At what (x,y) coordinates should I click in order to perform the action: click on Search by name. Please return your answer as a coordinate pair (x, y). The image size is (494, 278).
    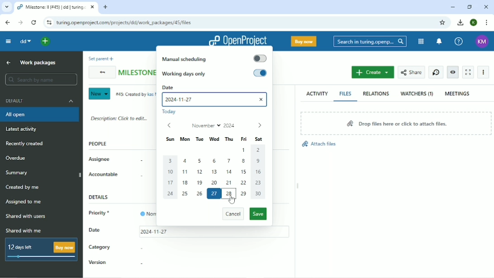
    Looking at the image, I should click on (41, 79).